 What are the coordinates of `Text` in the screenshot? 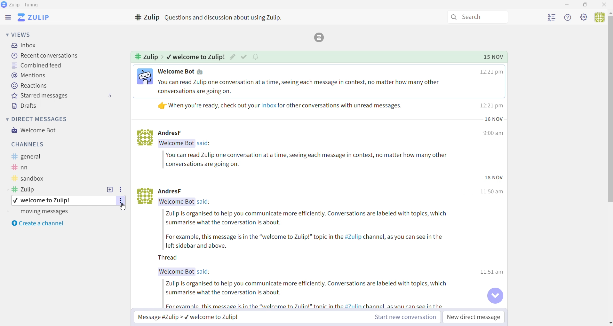 It's located at (177, 272).